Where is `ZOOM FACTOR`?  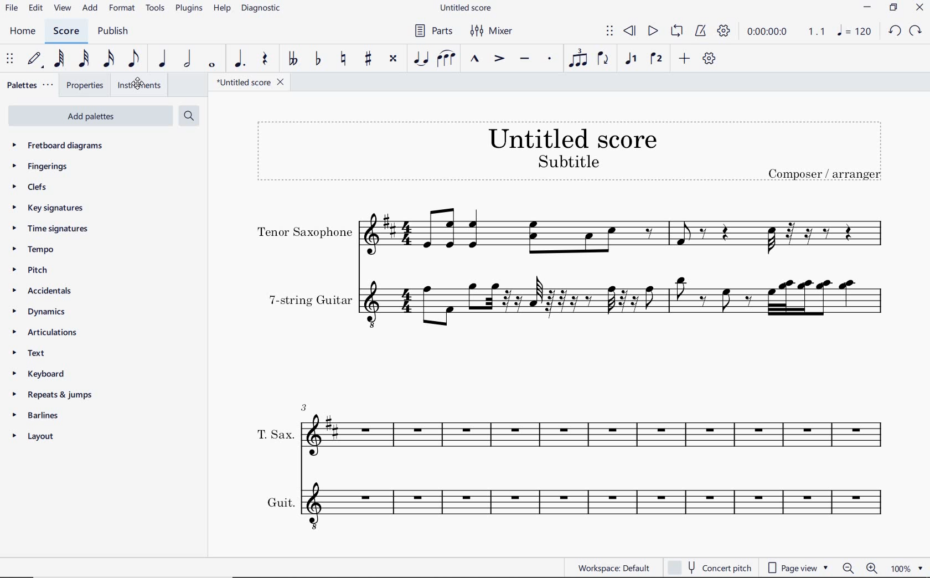
ZOOM FACTOR is located at coordinates (906, 567).